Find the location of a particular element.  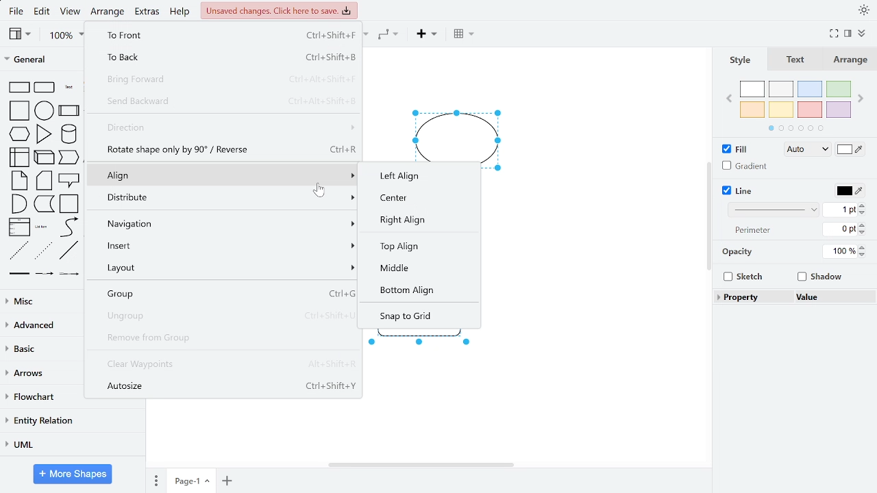

full screen is located at coordinates (833, 34).